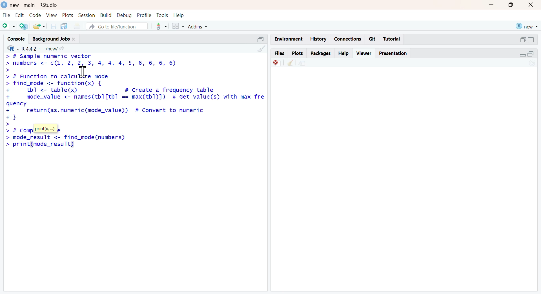  Describe the element at coordinates (523, 40) in the screenshot. I see `open in separate window` at that location.